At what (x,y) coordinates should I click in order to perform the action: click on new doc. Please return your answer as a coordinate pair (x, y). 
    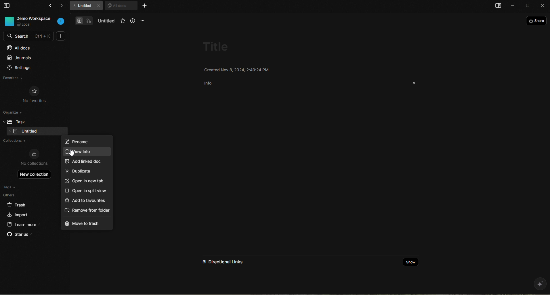
    Looking at the image, I should click on (61, 36).